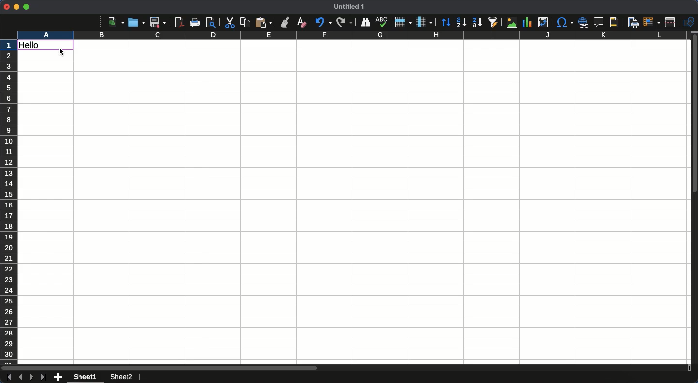  Describe the element at coordinates (381, 22) in the screenshot. I see `Spelling` at that location.